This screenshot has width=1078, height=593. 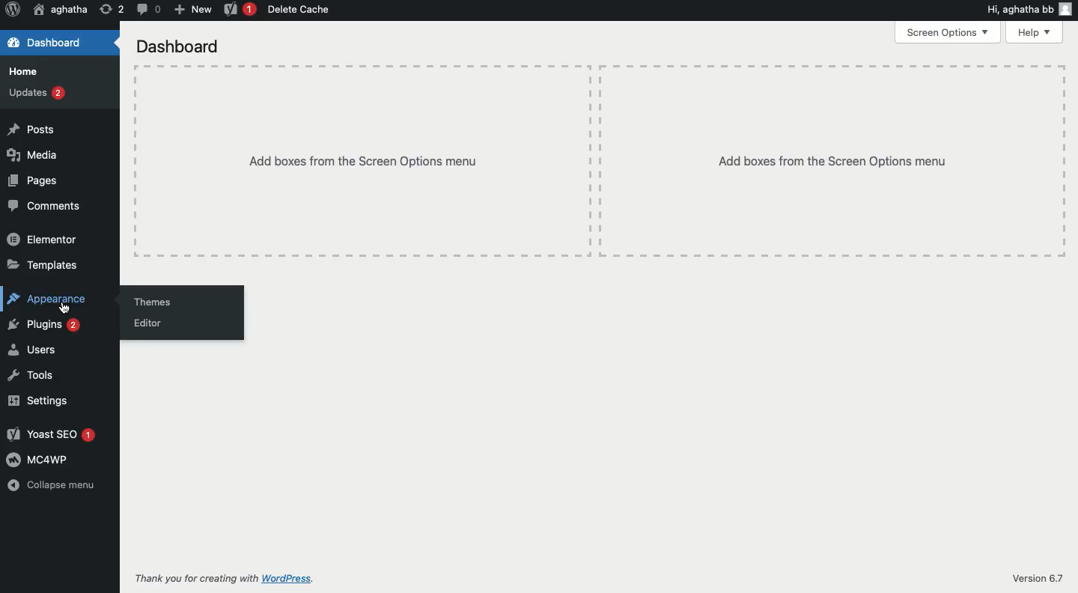 I want to click on Themes, so click(x=158, y=301).